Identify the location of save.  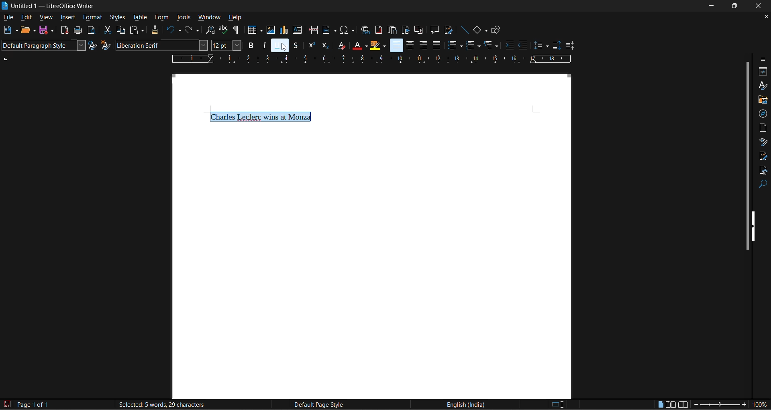
(46, 31).